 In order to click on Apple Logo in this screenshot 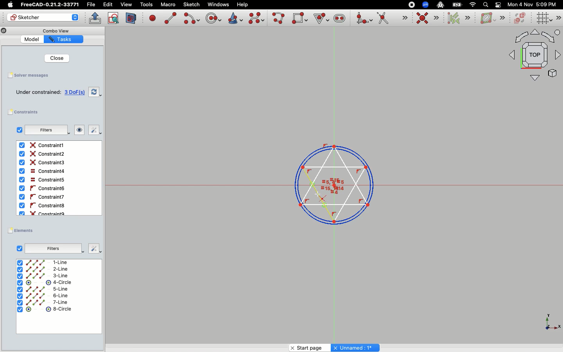, I will do `click(9, 5)`.